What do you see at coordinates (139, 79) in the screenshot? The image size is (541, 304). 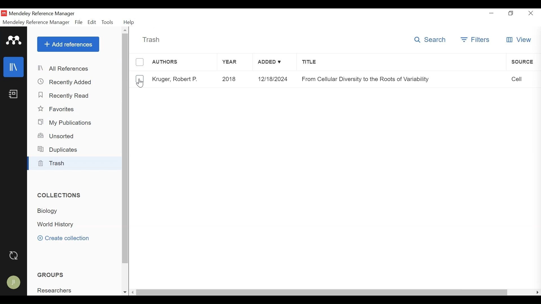 I see `(un)select` at bounding box center [139, 79].